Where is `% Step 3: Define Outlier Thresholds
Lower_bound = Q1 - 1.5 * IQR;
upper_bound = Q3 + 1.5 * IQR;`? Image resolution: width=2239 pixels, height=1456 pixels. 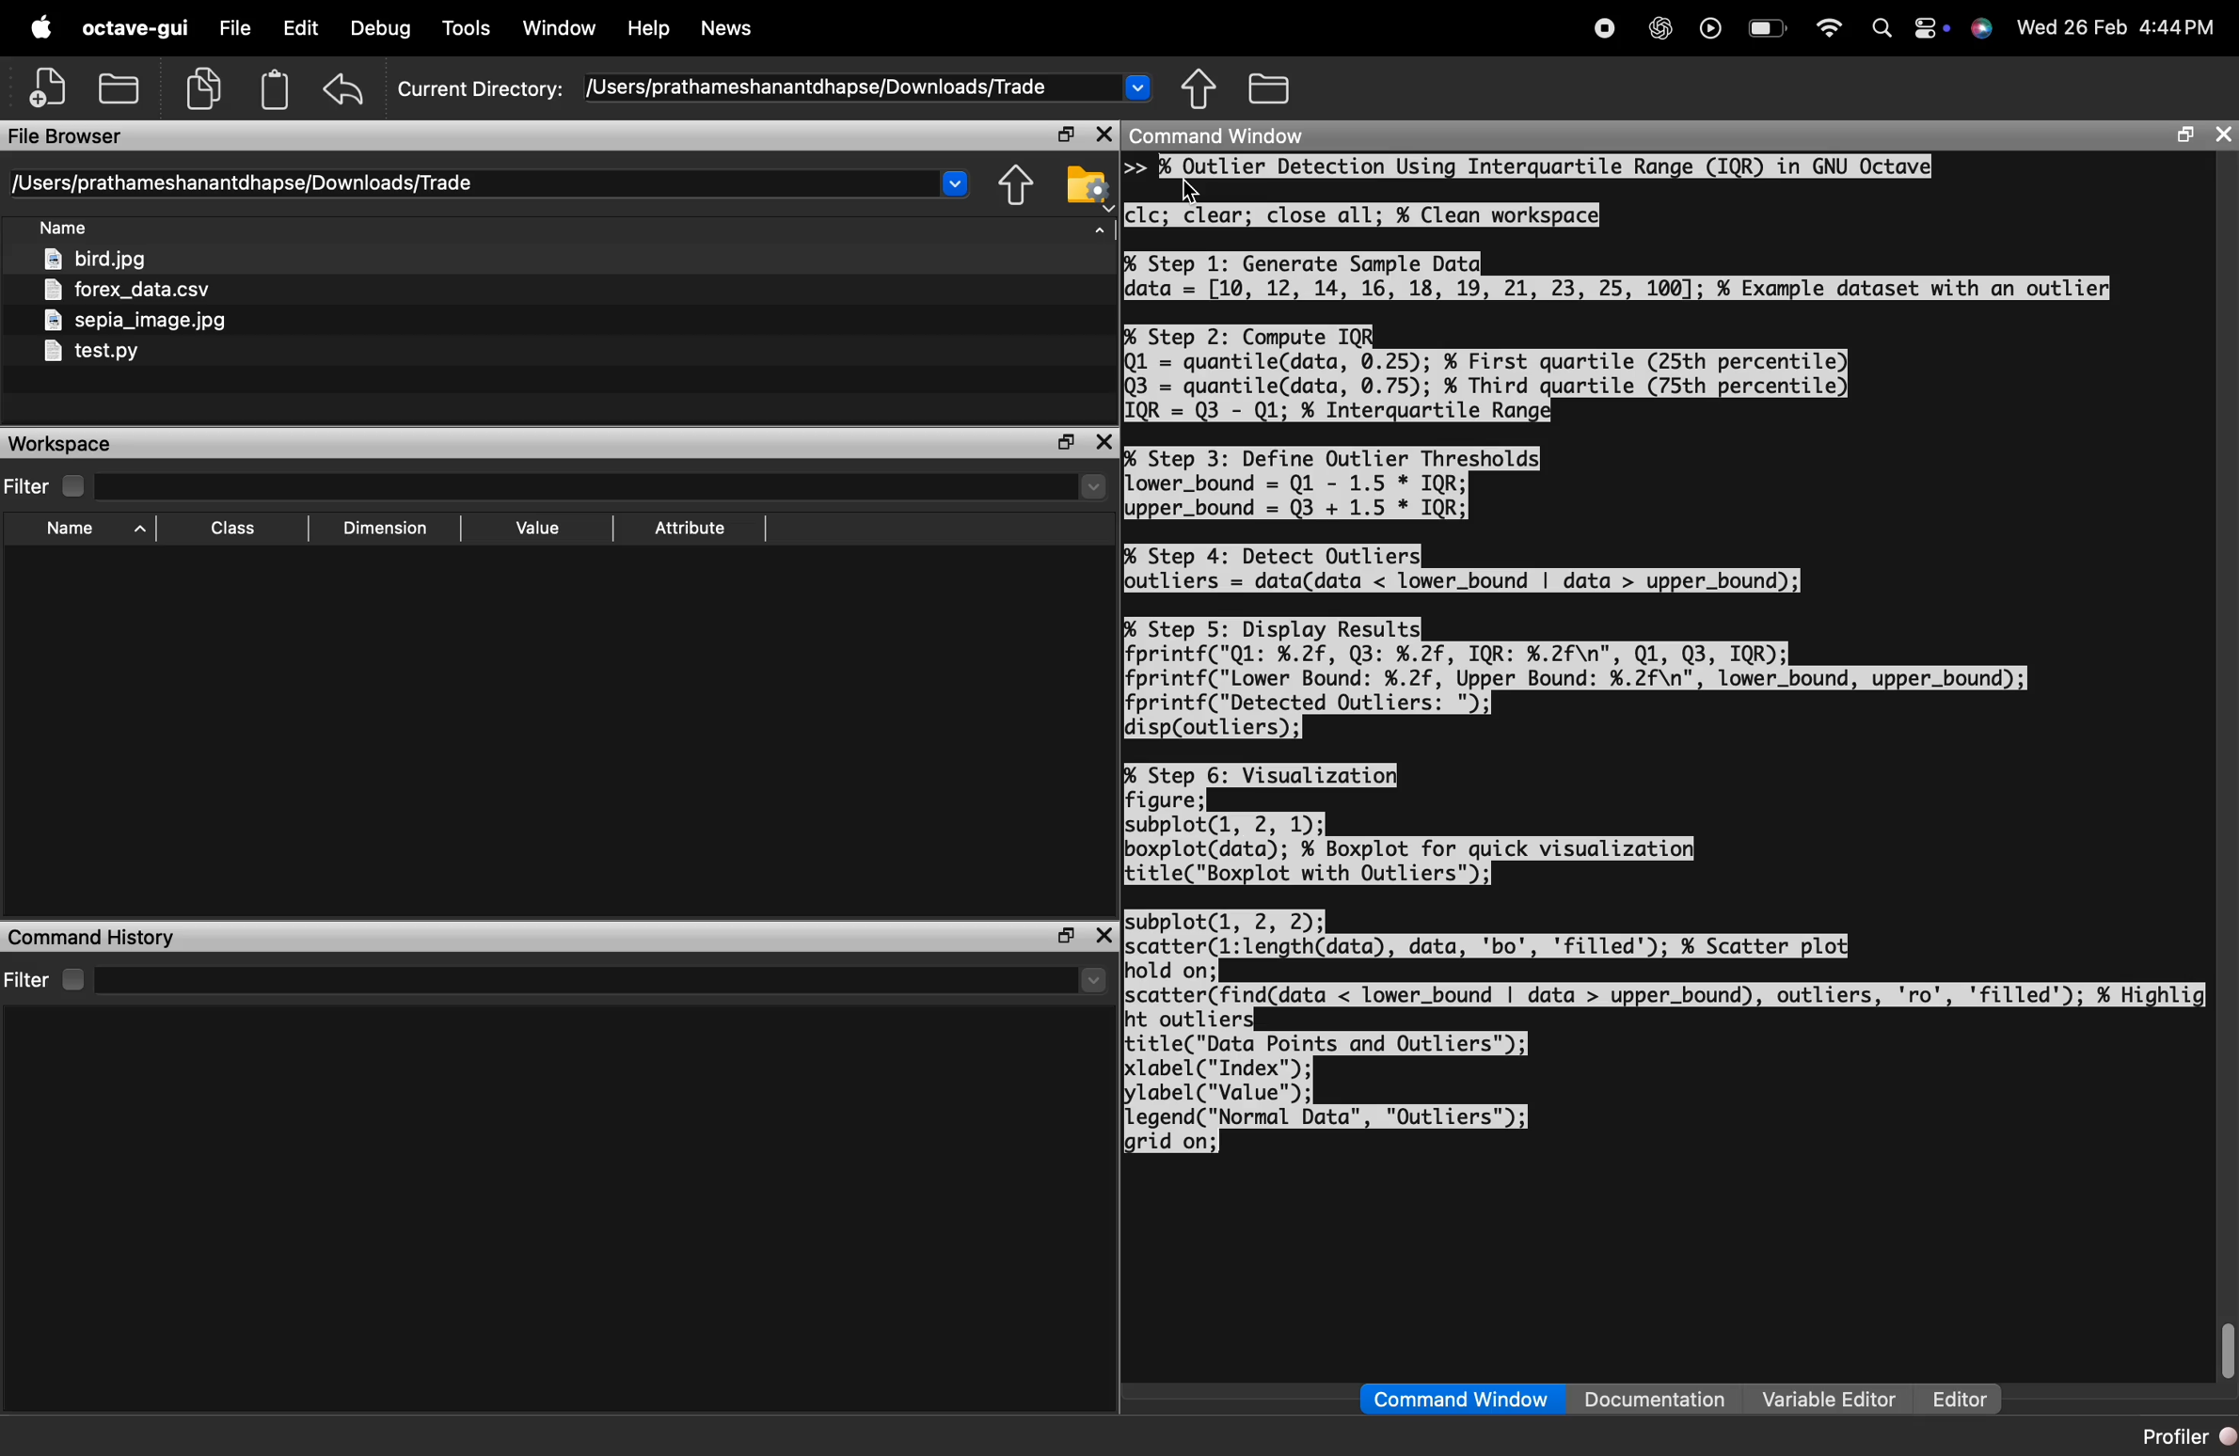
% Step 3: Define Outlier Thresholds
Lower_bound = Q1 - 1.5 * IQR;
upper_bound = Q3 + 1.5 * IQR; is located at coordinates (1334, 483).